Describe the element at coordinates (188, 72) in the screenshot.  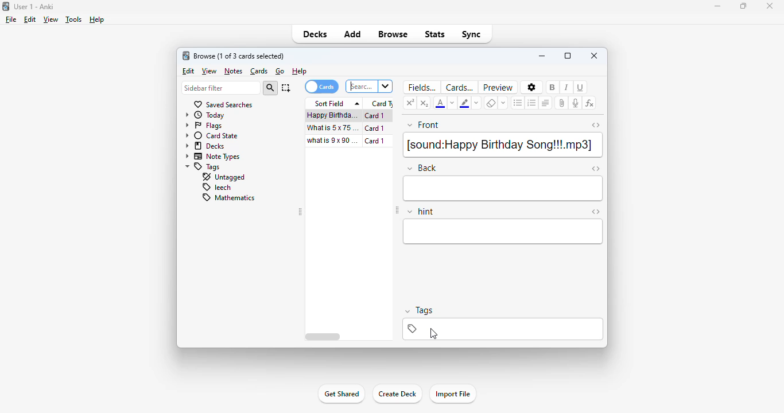
I see `edit` at that location.